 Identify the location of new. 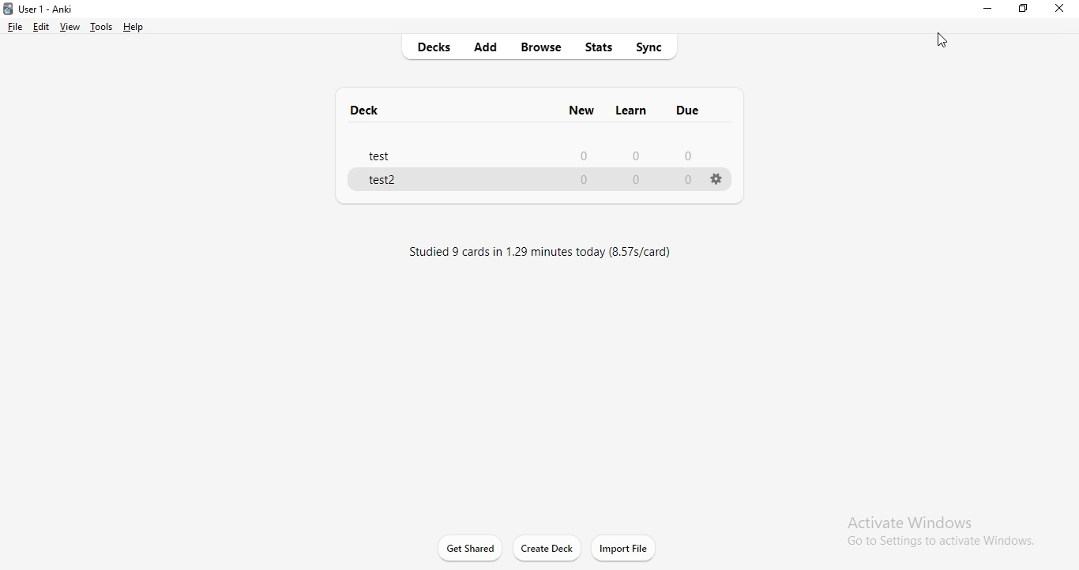
(581, 111).